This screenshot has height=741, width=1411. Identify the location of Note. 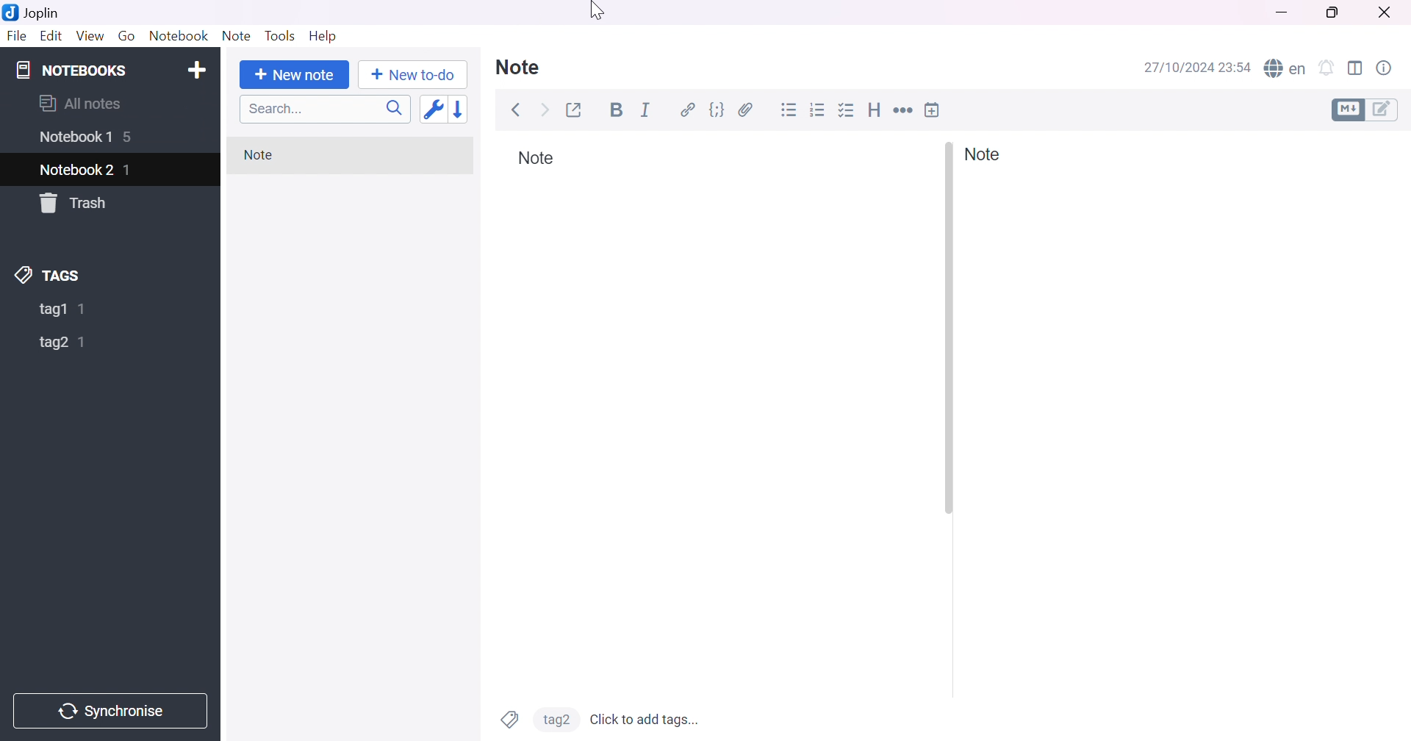
(539, 68).